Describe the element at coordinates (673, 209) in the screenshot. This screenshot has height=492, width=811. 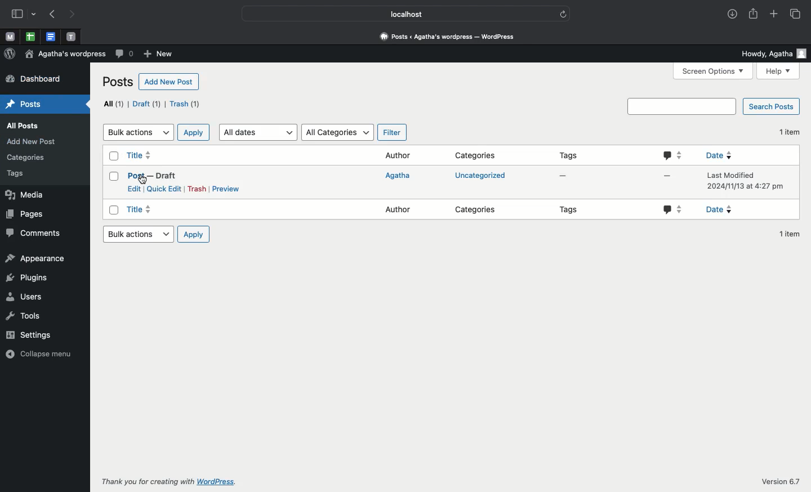
I see `Comment` at that location.